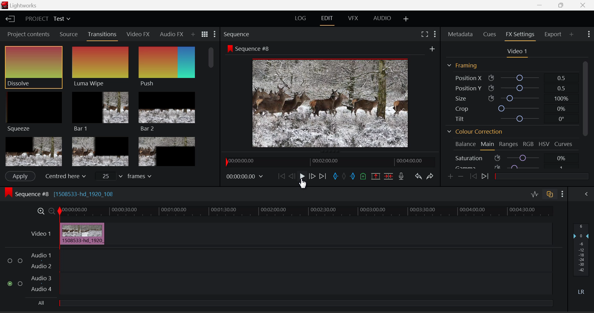  I want to click on EDIT Layout Open, so click(327, 19).